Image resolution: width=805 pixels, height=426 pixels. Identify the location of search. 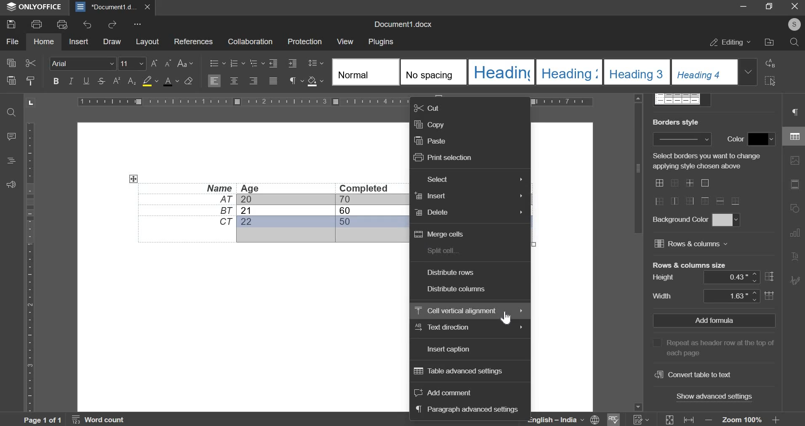
(793, 43).